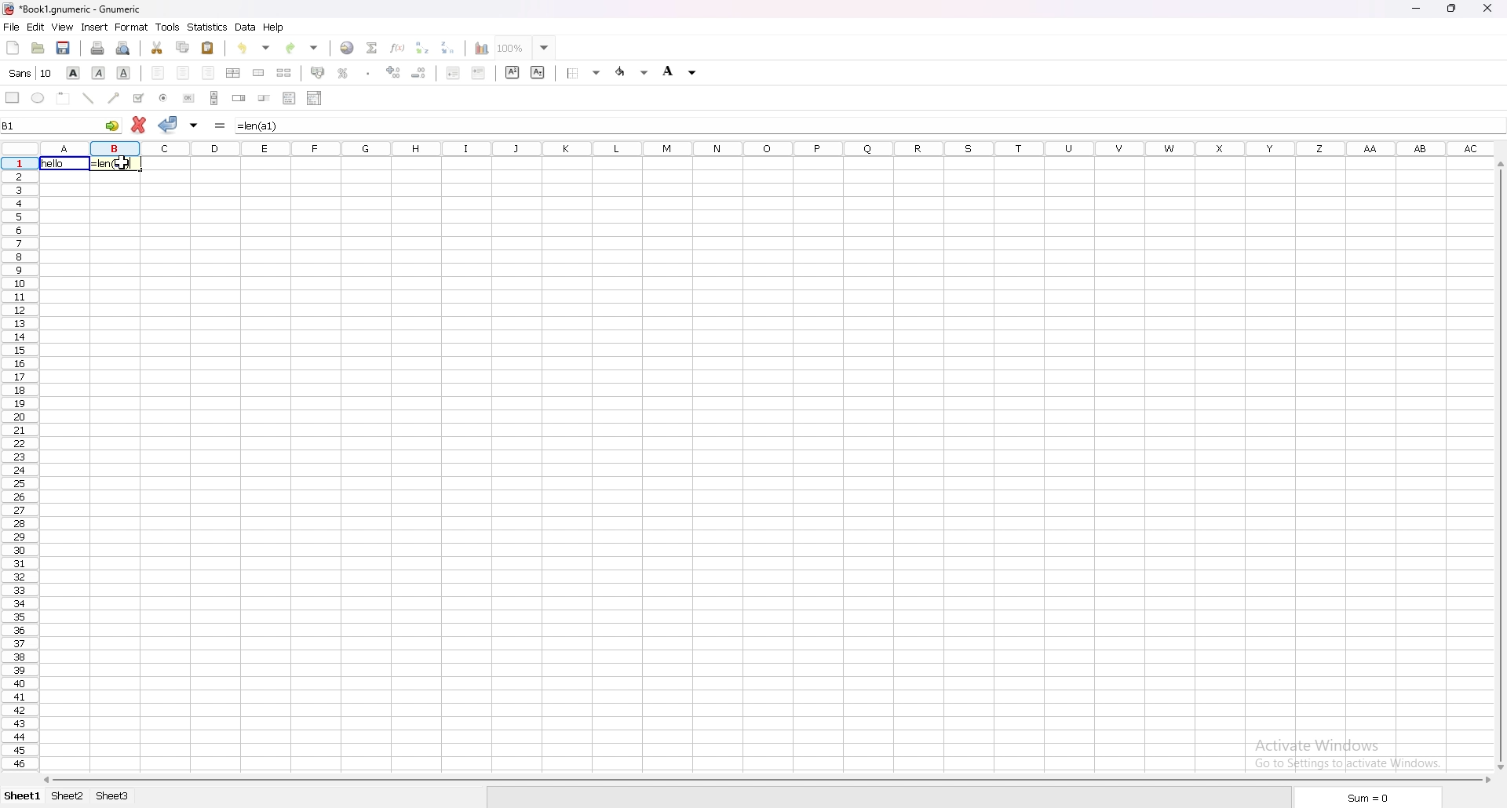 This screenshot has width=1507, height=808. Describe the element at coordinates (13, 98) in the screenshot. I see `create rectangle` at that location.